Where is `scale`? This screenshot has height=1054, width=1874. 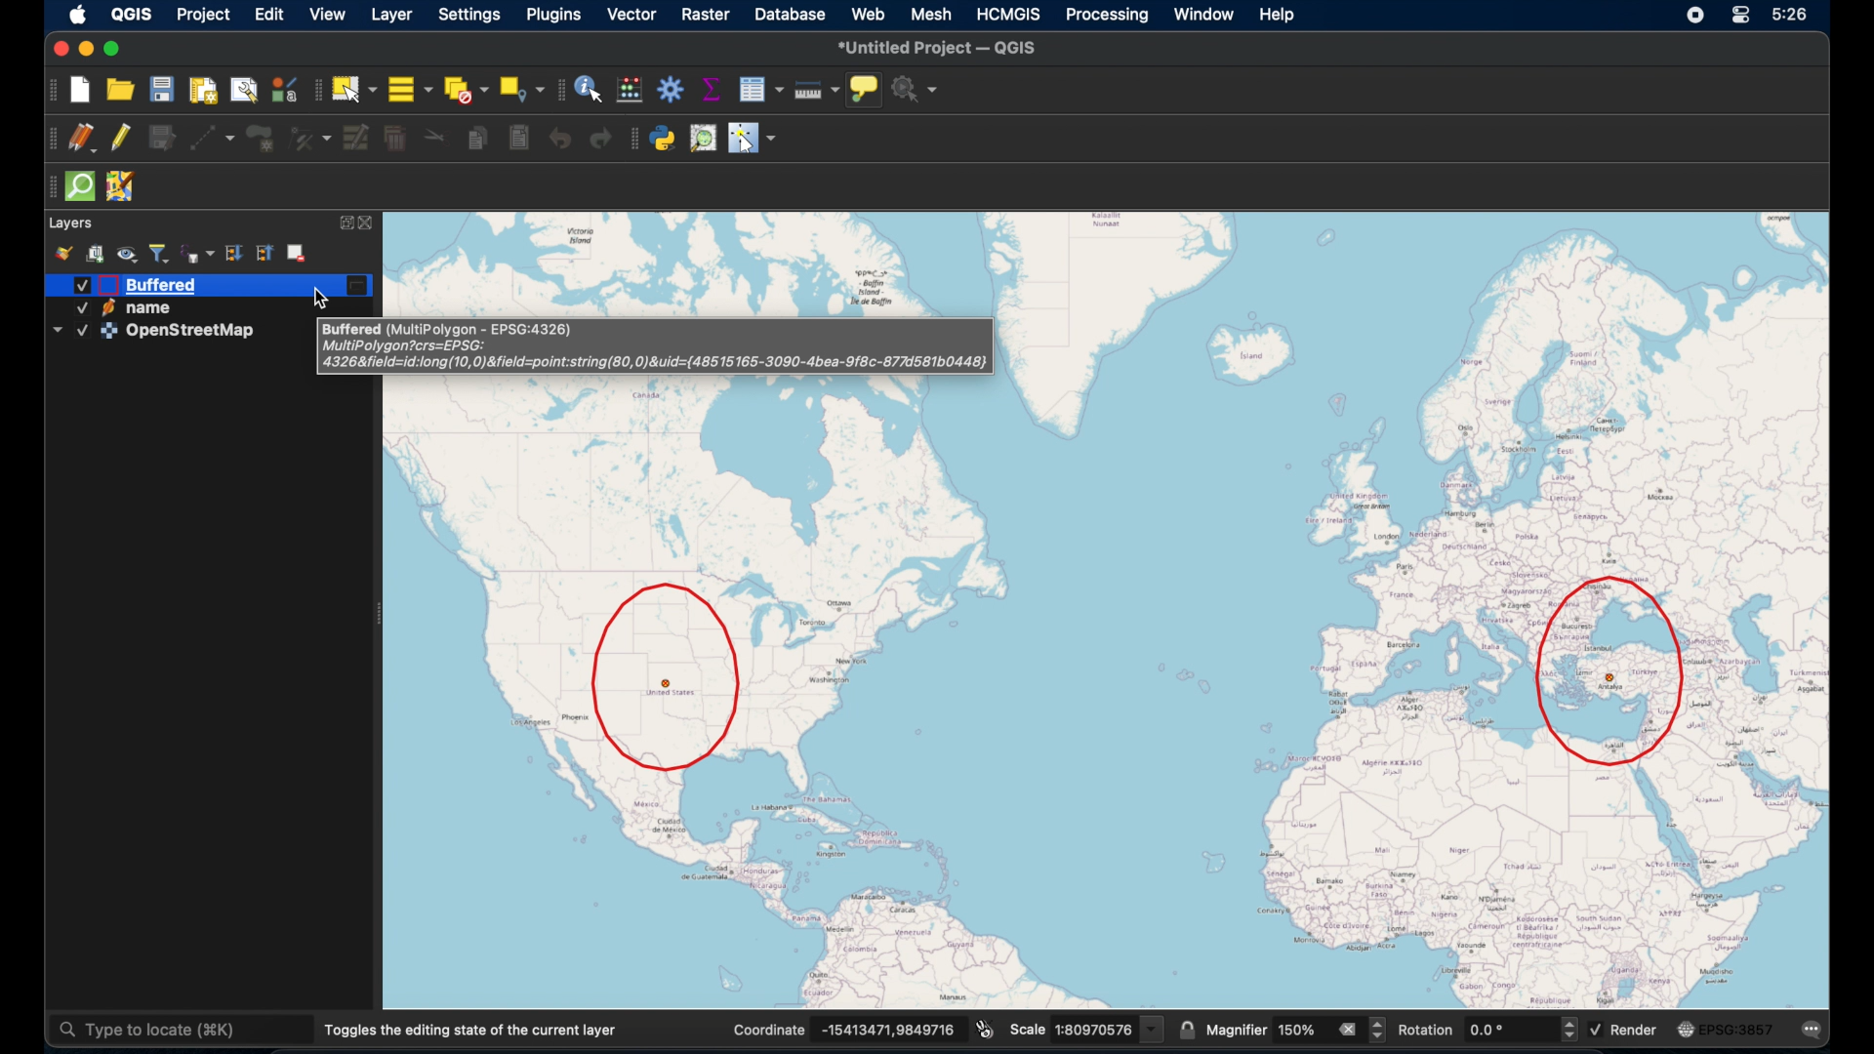 scale is located at coordinates (1027, 1030).